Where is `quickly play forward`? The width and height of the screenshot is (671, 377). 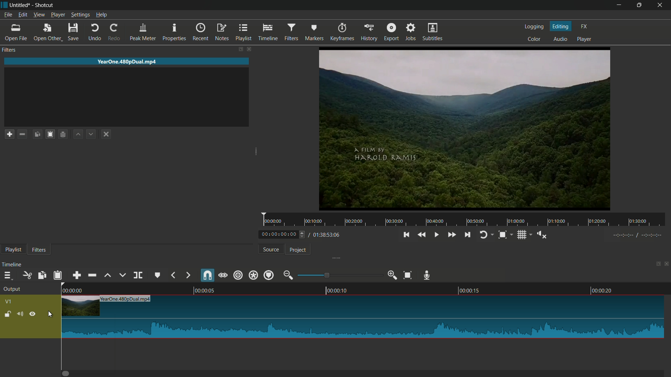 quickly play forward is located at coordinates (450, 234).